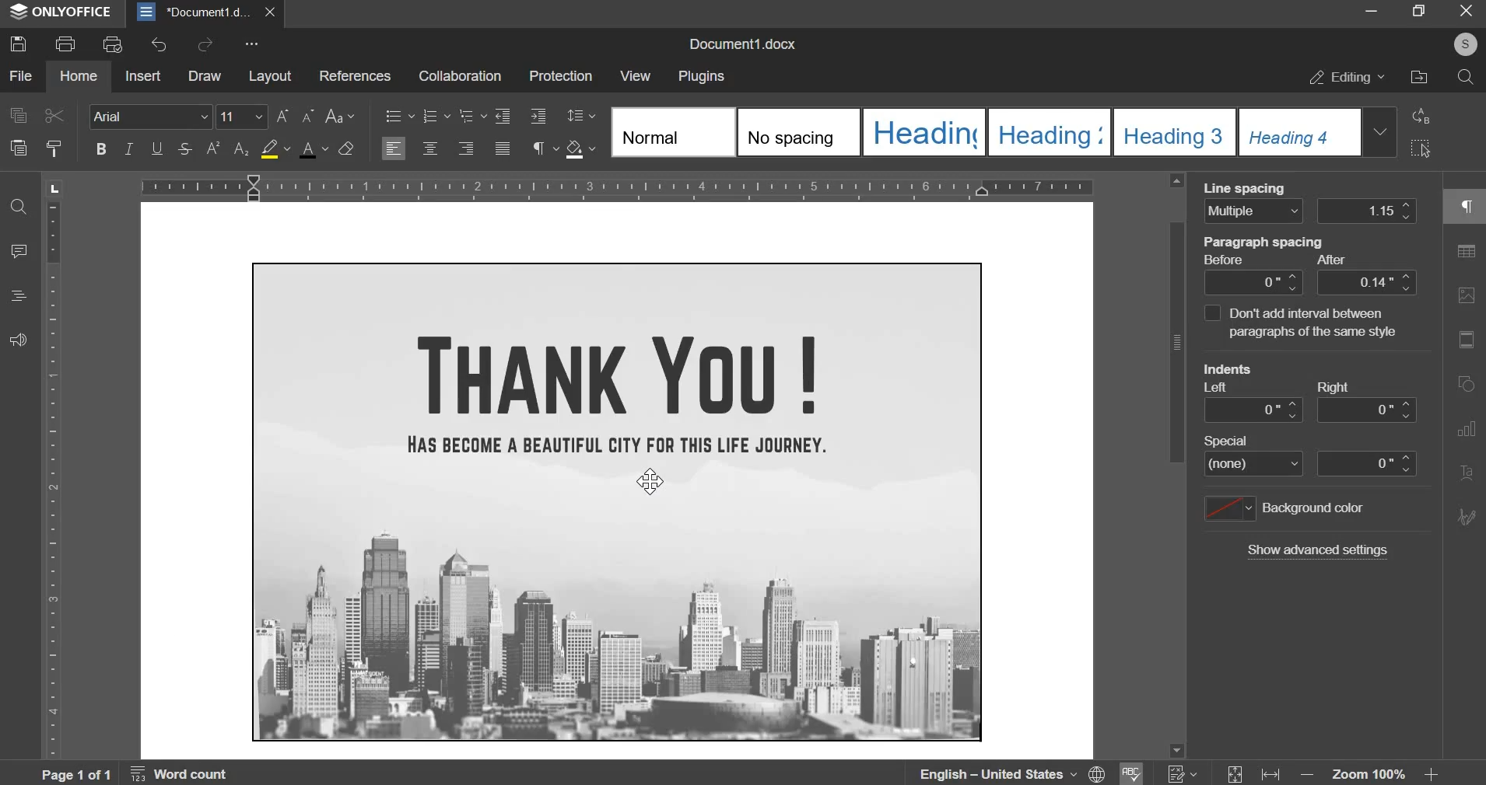 This screenshot has height=785, width=1486. What do you see at coordinates (1469, 430) in the screenshot?
I see `chart settings` at bounding box center [1469, 430].